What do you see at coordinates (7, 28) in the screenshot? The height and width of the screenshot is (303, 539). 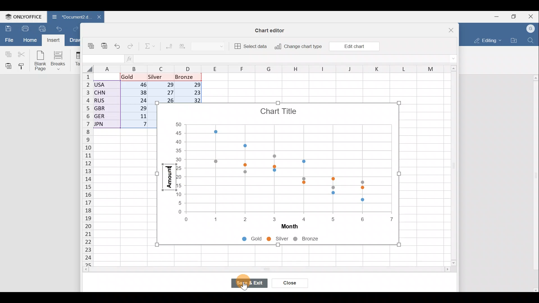 I see `Save` at bounding box center [7, 28].